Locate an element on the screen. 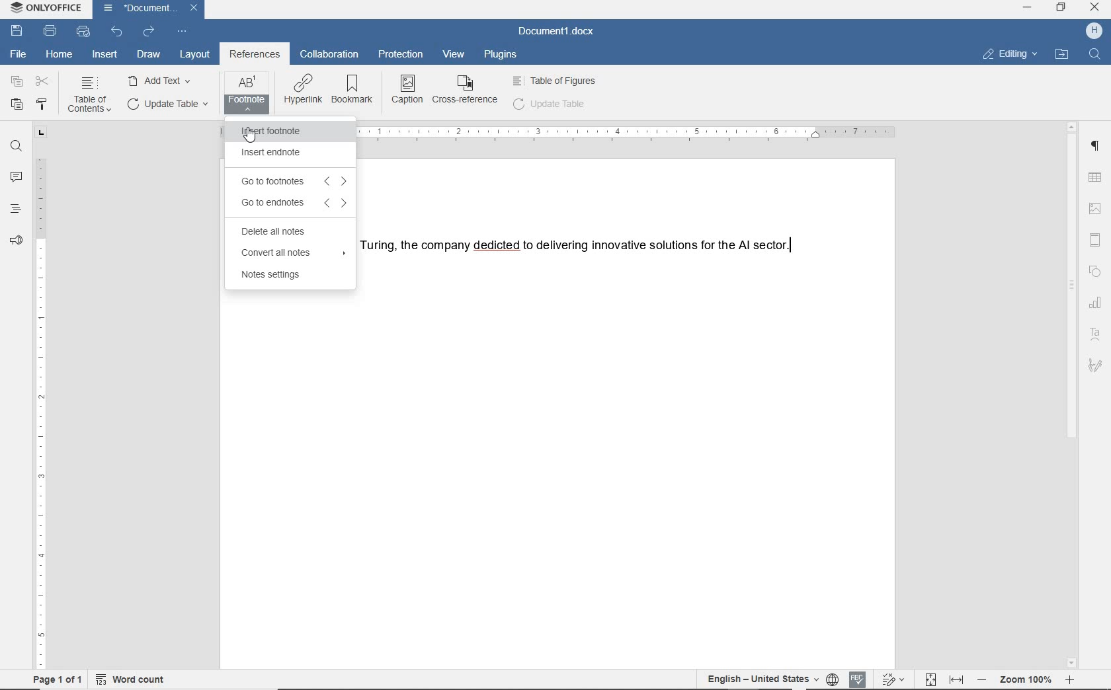  IMAGE is located at coordinates (1097, 208).